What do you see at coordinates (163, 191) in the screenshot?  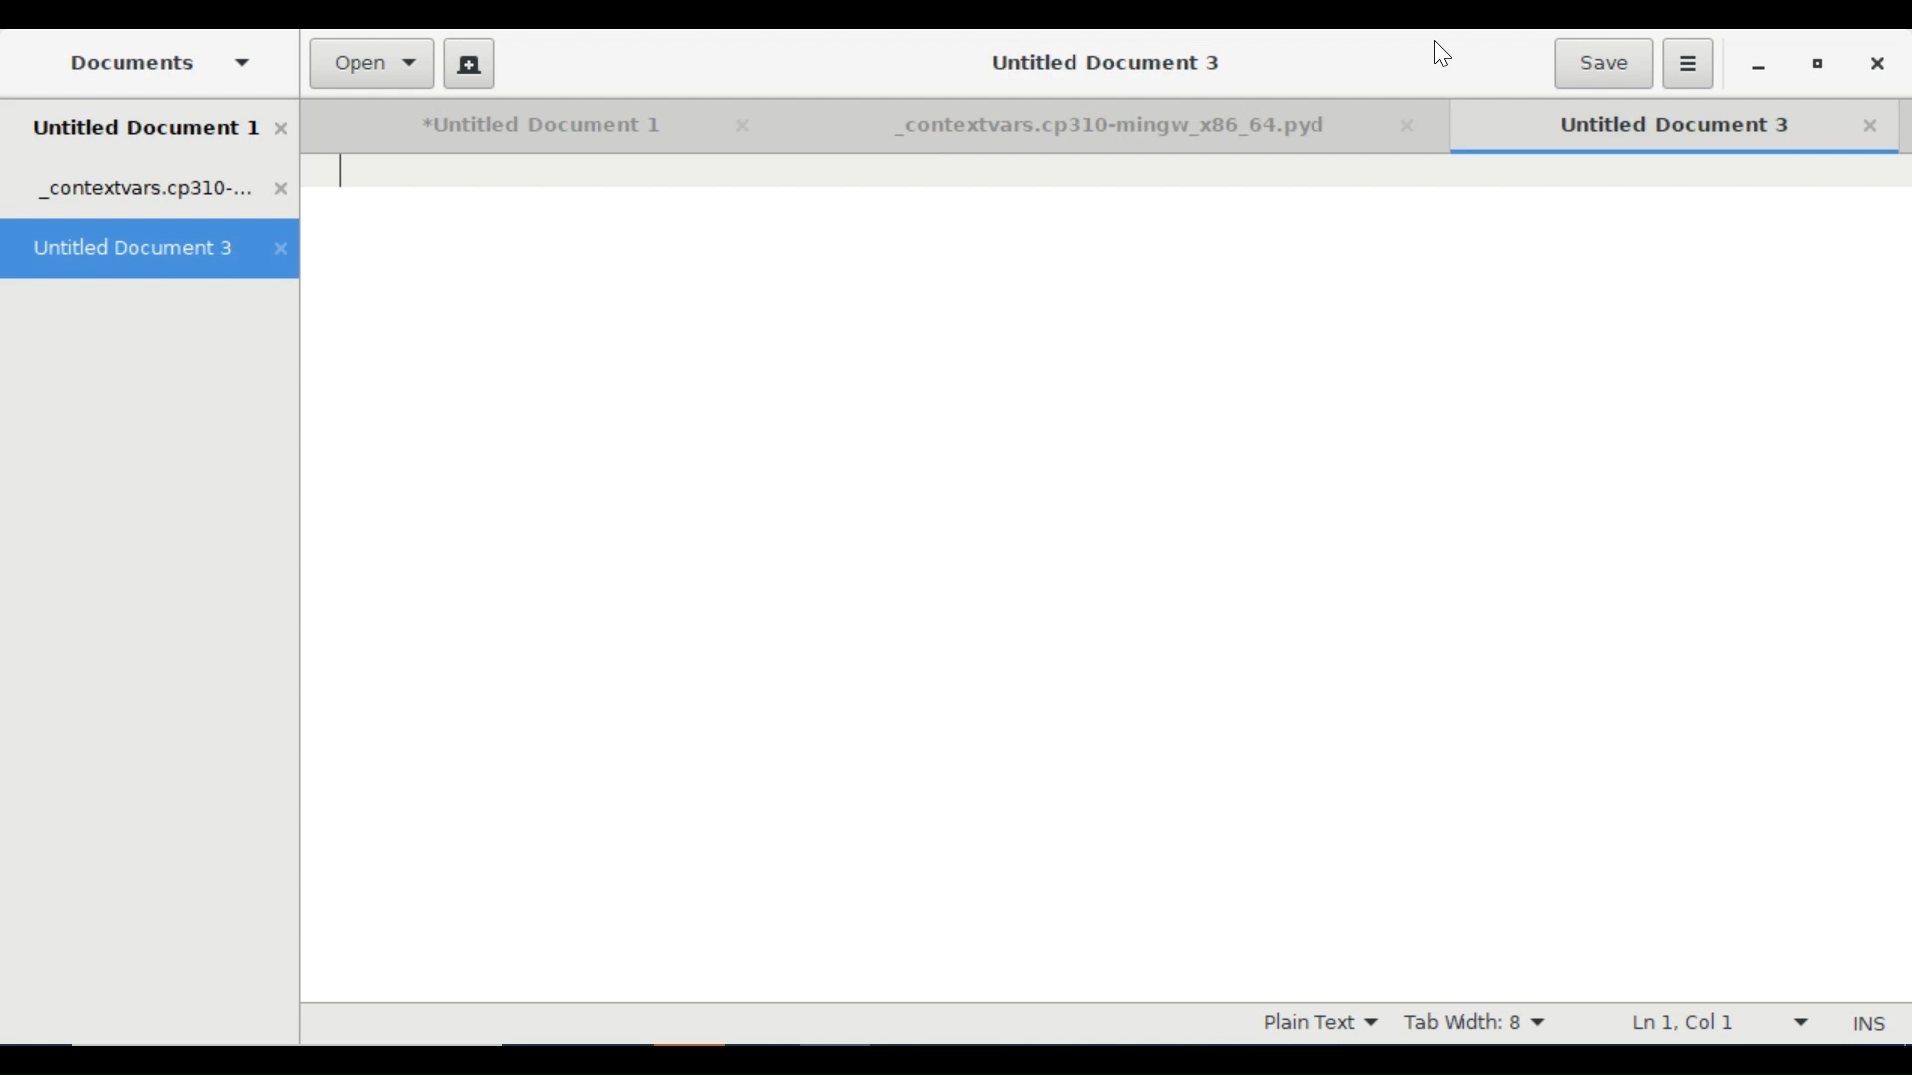 I see `_contextvars.cp310-minger_xc86_64.pyd tab` at bounding box center [163, 191].